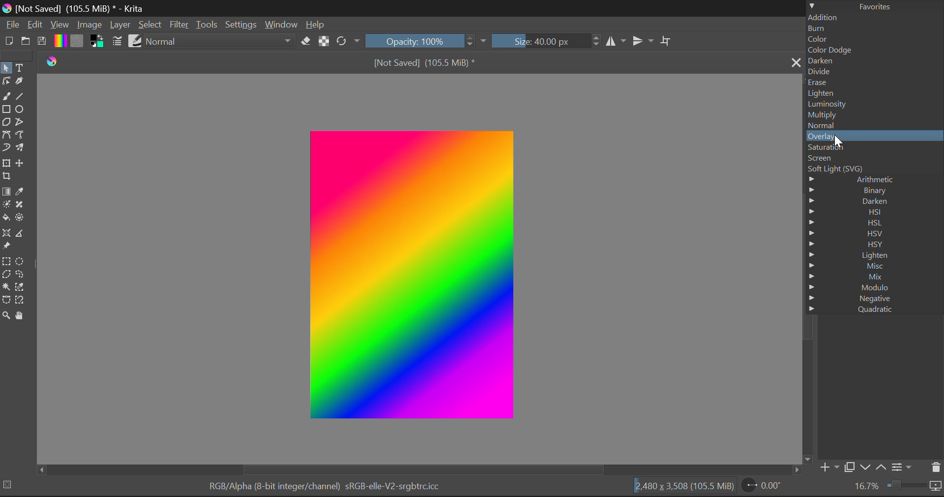  I want to click on Similar Color Selection, so click(20, 287).